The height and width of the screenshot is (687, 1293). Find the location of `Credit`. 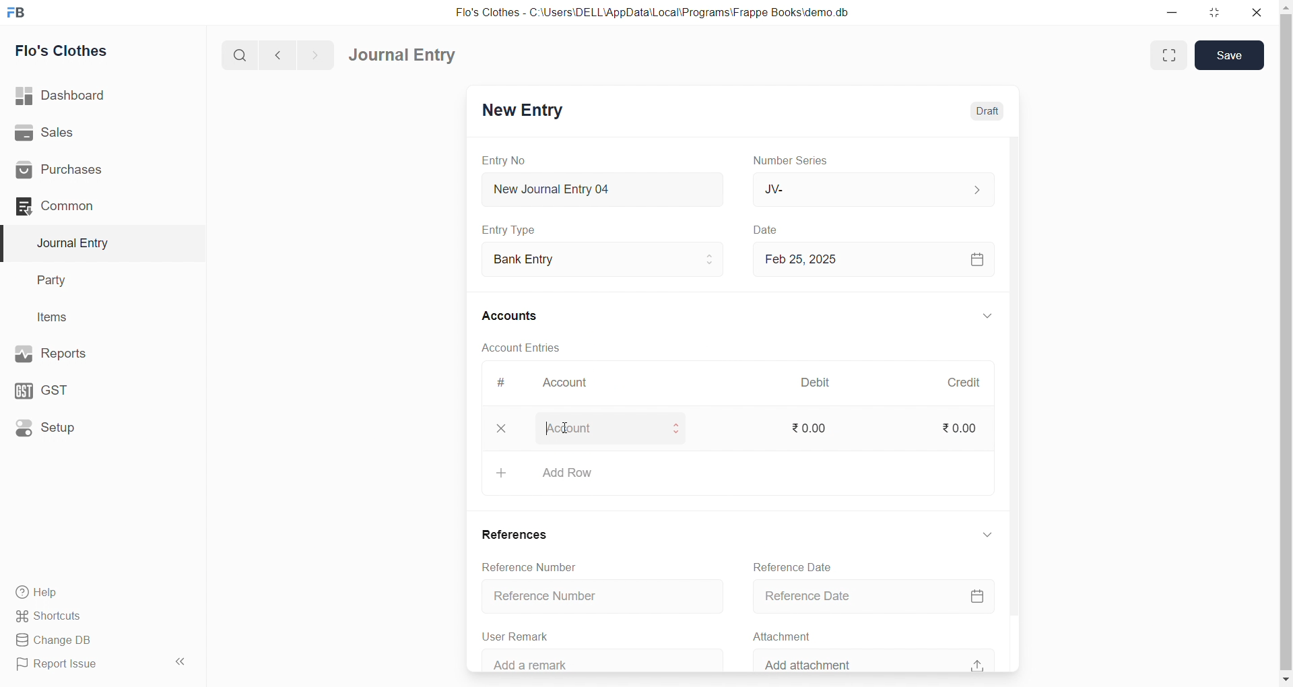

Credit is located at coordinates (970, 383).